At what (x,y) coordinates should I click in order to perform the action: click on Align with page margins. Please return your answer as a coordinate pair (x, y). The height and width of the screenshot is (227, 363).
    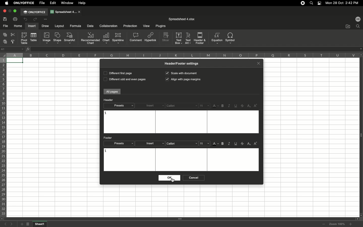
    Looking at the image, I should click on (184, 80).